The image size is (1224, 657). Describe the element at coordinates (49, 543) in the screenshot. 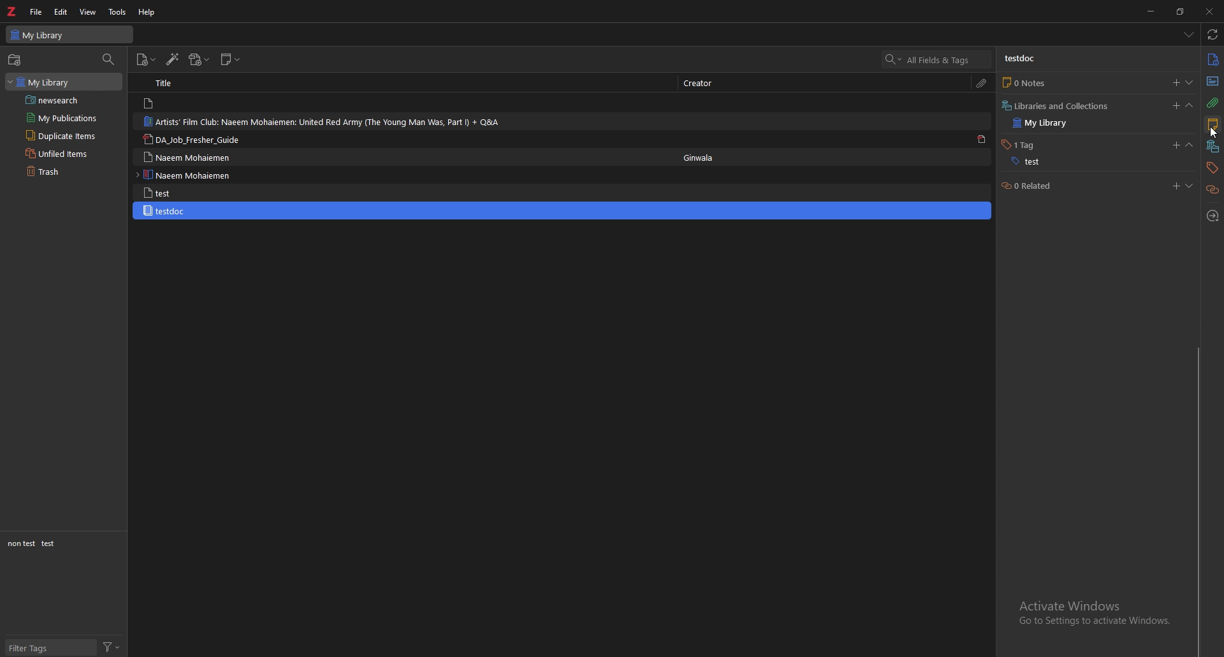

I see `test` at that location.